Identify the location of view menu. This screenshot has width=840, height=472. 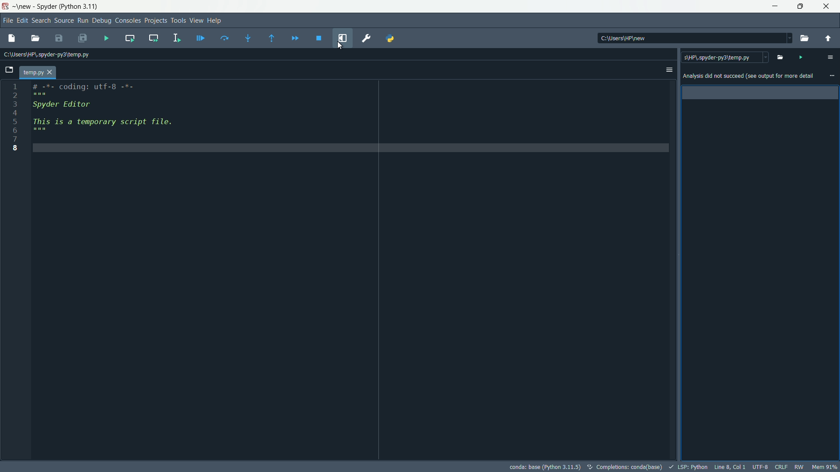
(196, 20).